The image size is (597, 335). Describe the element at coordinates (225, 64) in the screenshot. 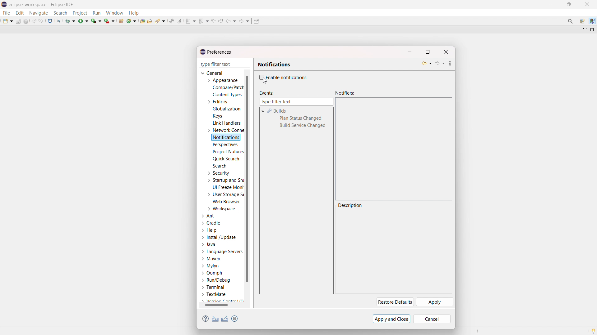

I see `type filter text` at that location.